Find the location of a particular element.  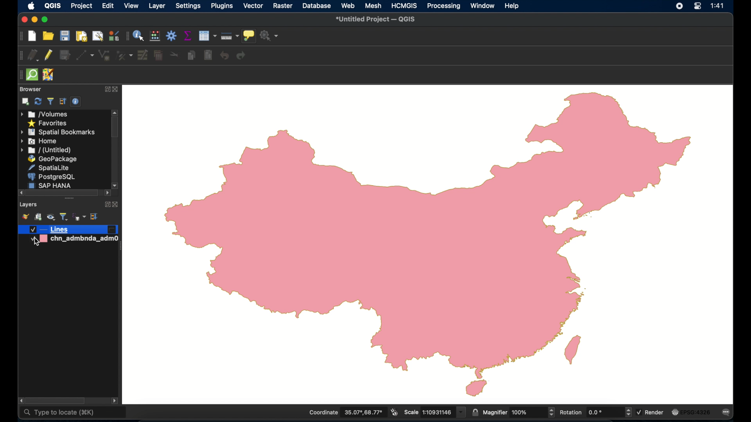

database is located at coordinates (316, 5).